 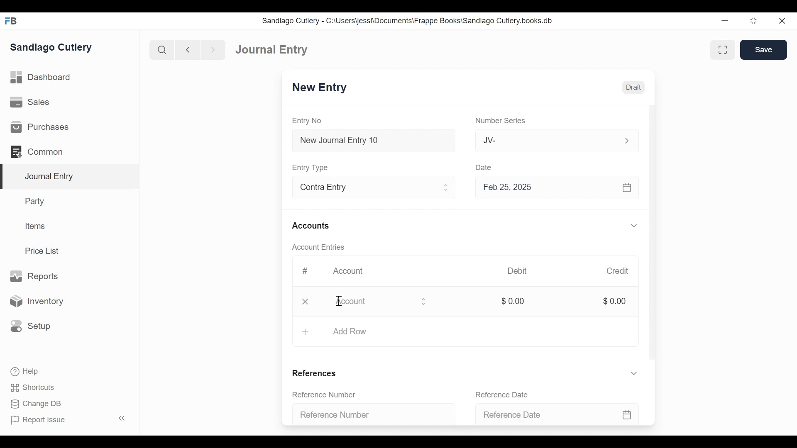 What do you see at coordinates (325, 395) in the screenshot?
I see `Reference Number` at bounding box center [325, 395].